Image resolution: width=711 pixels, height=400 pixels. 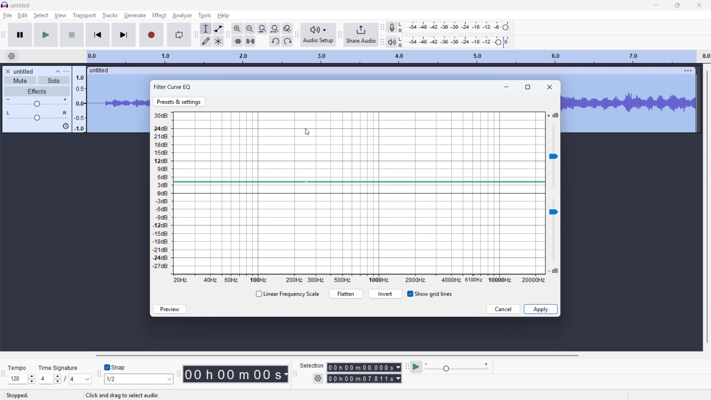 What do you see at coordinates (237, 374) in the screenshot?
I see `Timestamp ` at bounding box center [237, 374].